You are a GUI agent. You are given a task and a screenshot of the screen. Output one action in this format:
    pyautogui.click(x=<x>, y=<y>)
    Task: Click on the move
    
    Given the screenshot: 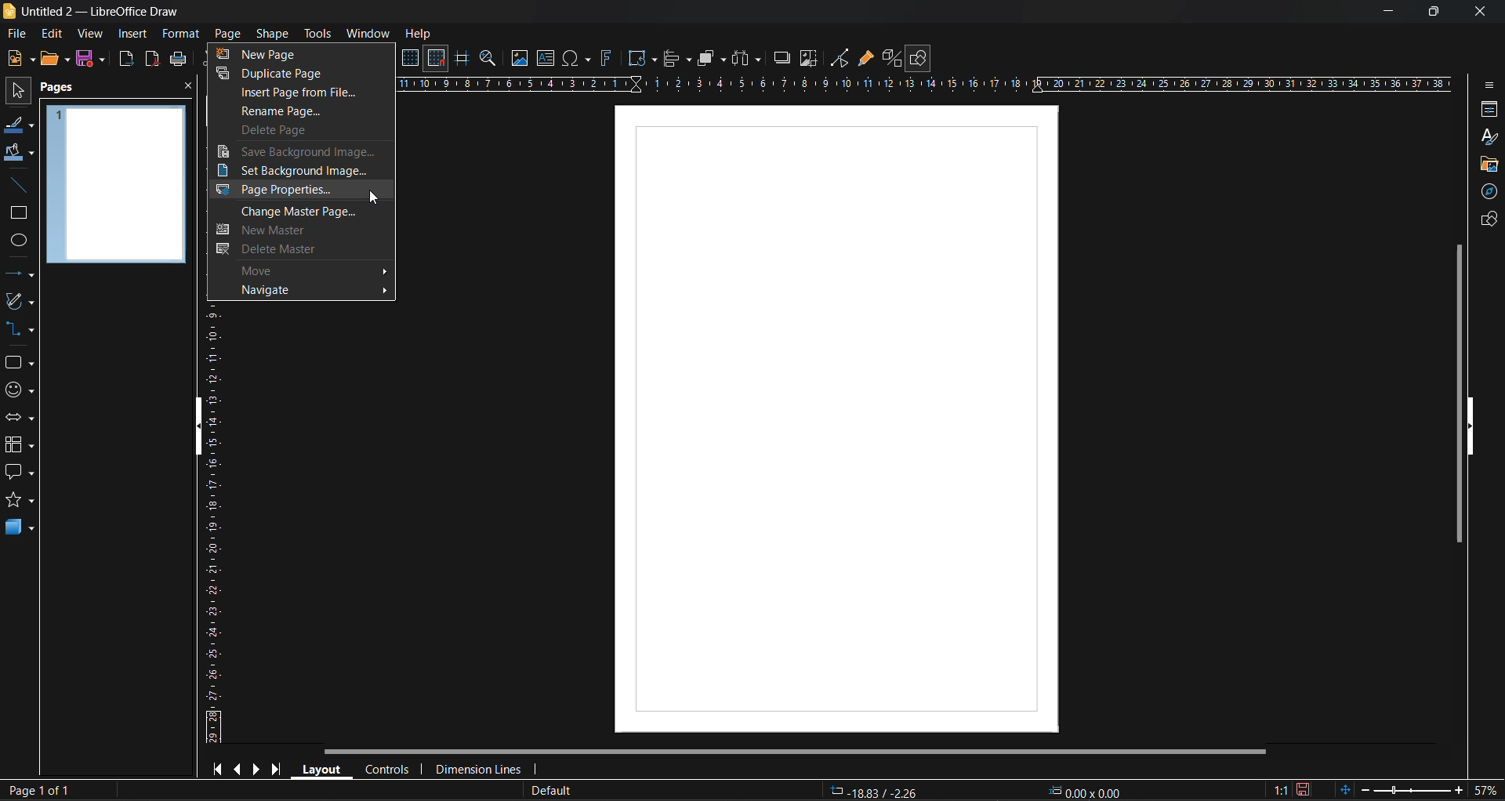 What is the action you would take?
    pyautogui.click(x=314, y=270)
    